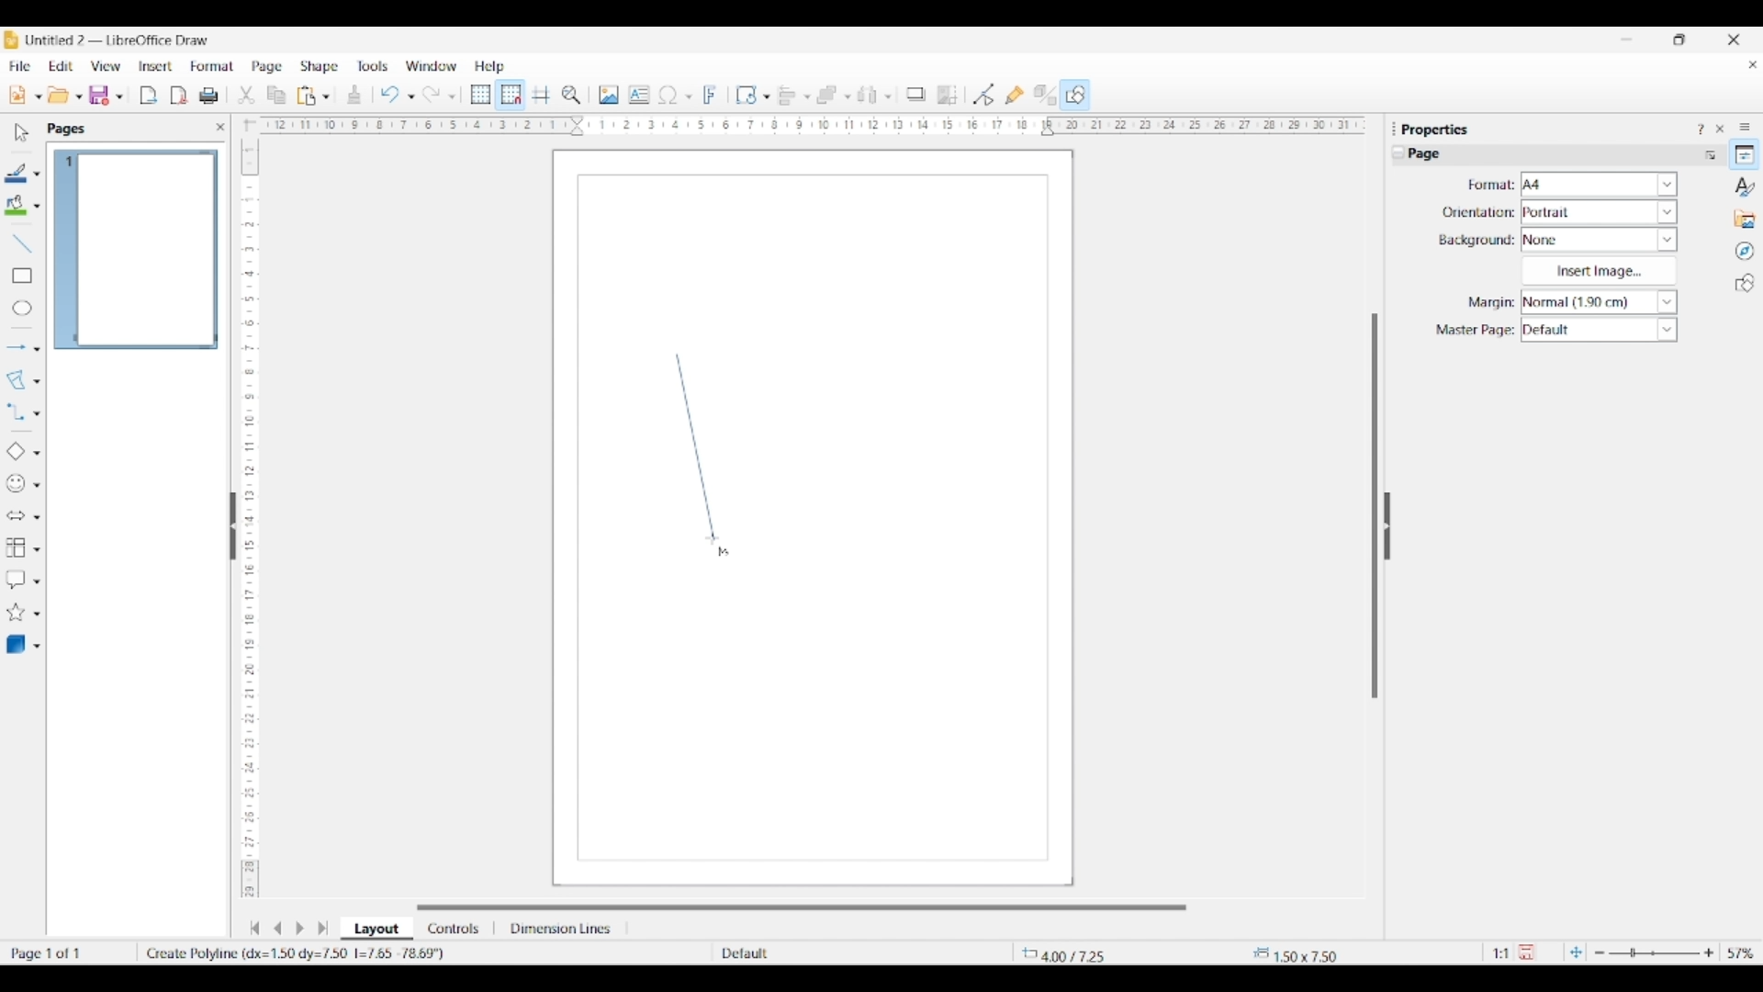 This screenshot has height=992, width=1763. What do you see at coordinates (452, 96) in the screenshot?
I see `Redo specific actions` at bounding box center [452, 96].